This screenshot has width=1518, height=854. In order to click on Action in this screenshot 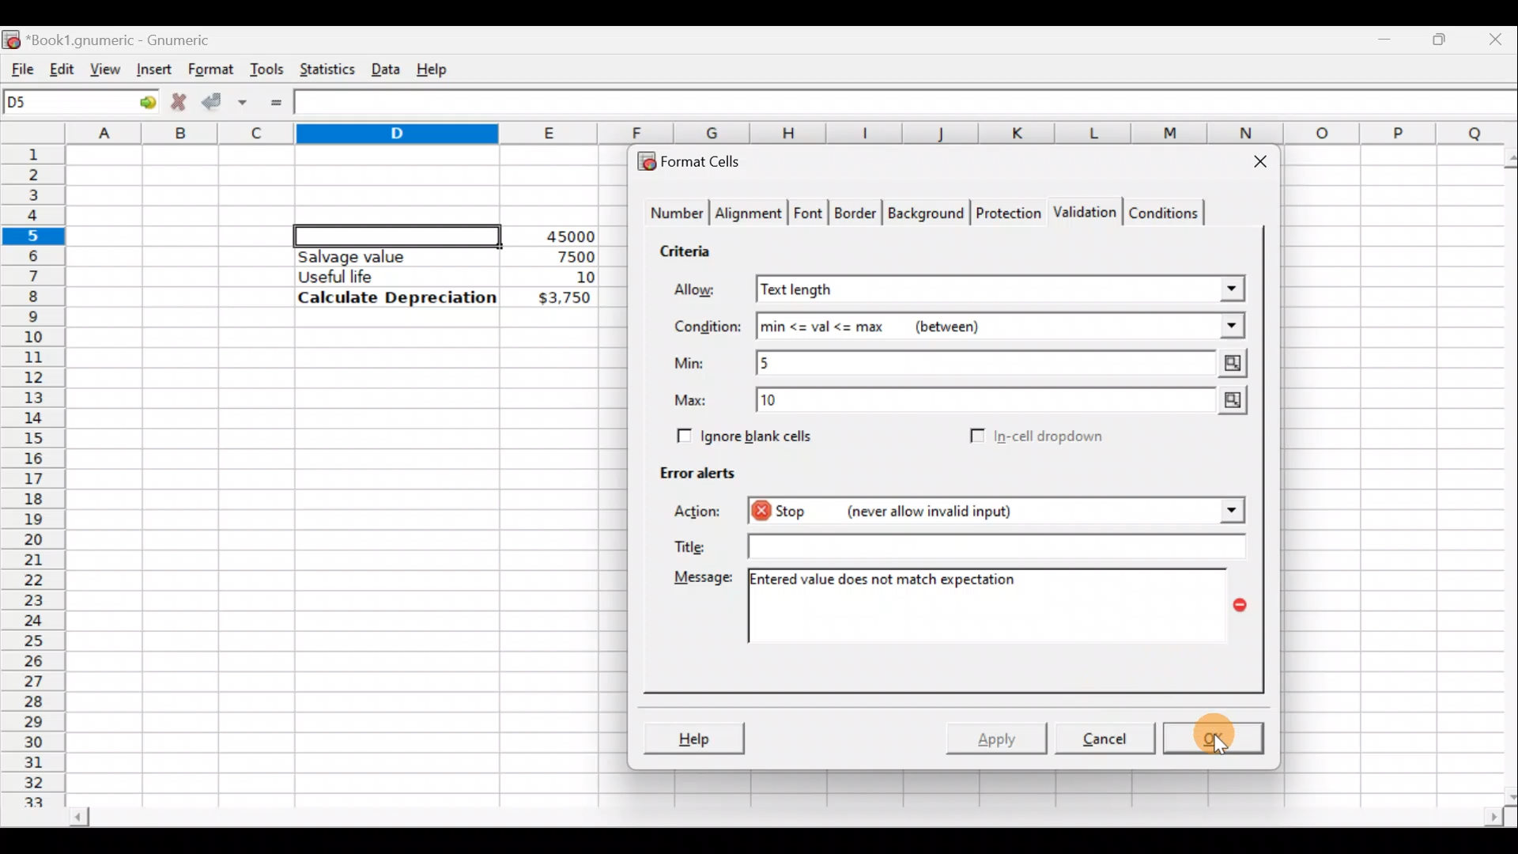, I will do `click(702, 514)`.